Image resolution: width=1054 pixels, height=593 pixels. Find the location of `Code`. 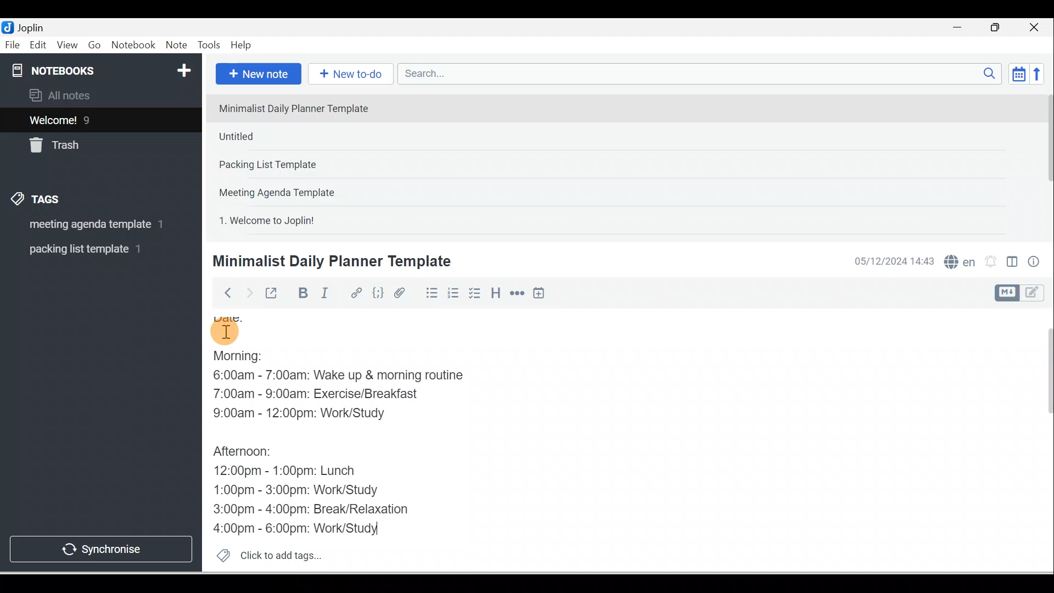

Code is located at coordinates (378, 294).